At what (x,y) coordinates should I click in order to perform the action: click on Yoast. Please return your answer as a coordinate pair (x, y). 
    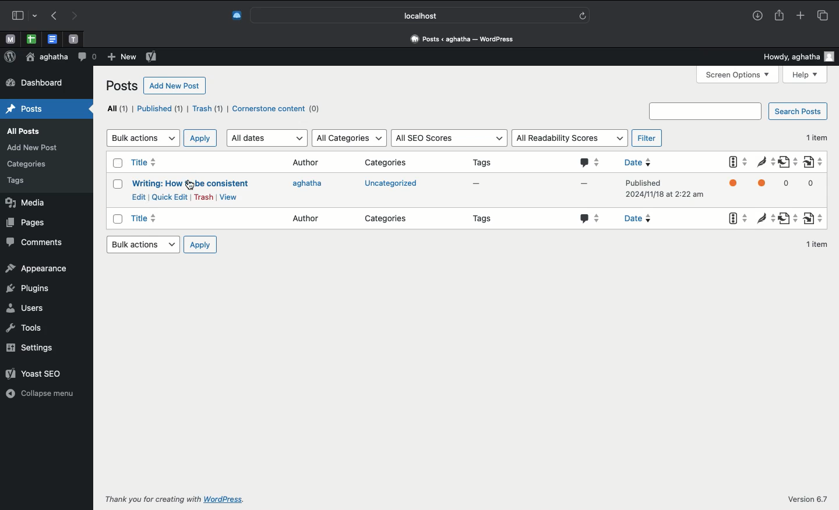
    Looking at the image, I should click on (38, 370).